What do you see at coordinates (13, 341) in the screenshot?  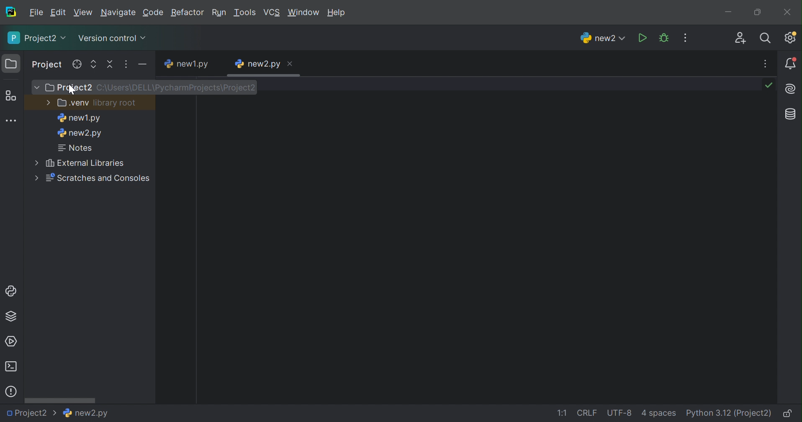 I see `Services` at bounding box center [13, 341].